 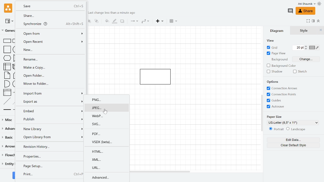 I want to click on HTML, so click(x=108, y=152).